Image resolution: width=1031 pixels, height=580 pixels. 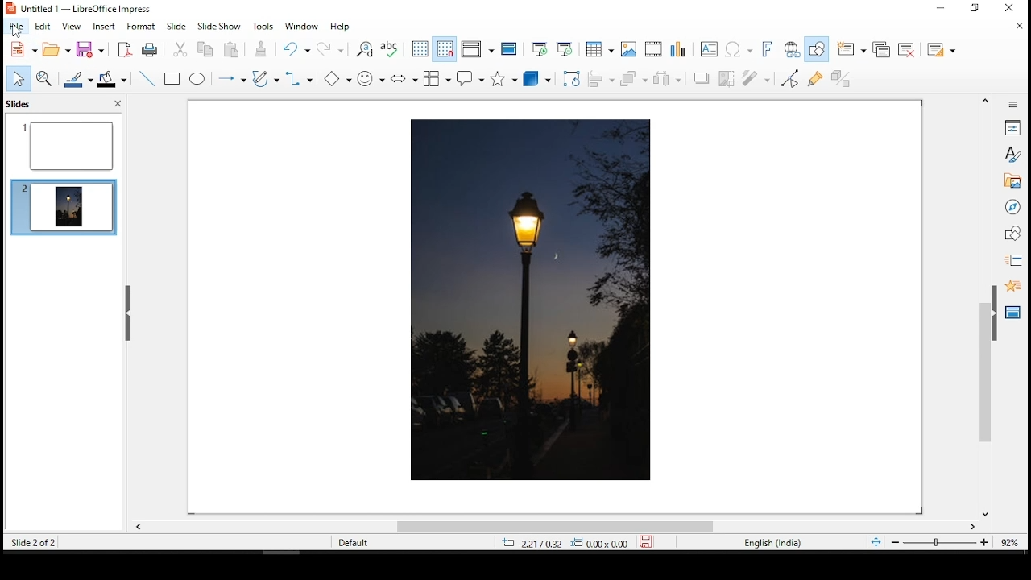 What do you see at coordinates (72, 27) in the screenshot?
I see `view` at bounding box center [72, 27].